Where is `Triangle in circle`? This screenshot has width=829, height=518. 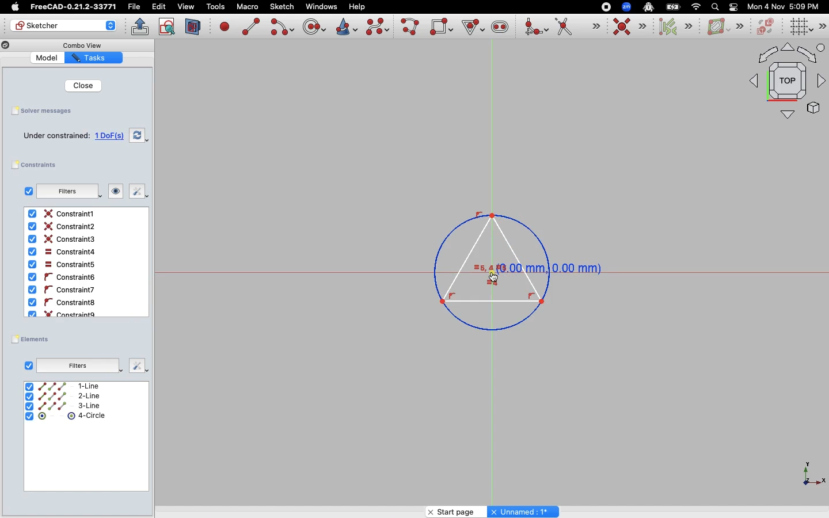 Triangle in circle is located at coordinates (503, 266).